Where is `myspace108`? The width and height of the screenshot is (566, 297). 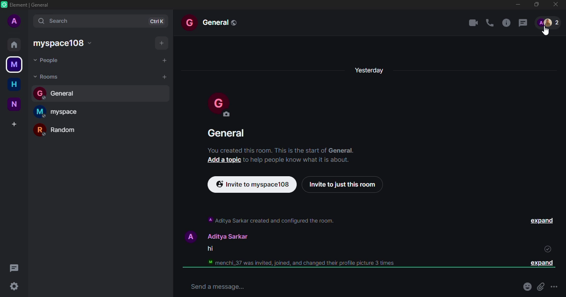
myspace108 is located at coordinates (65, 43).